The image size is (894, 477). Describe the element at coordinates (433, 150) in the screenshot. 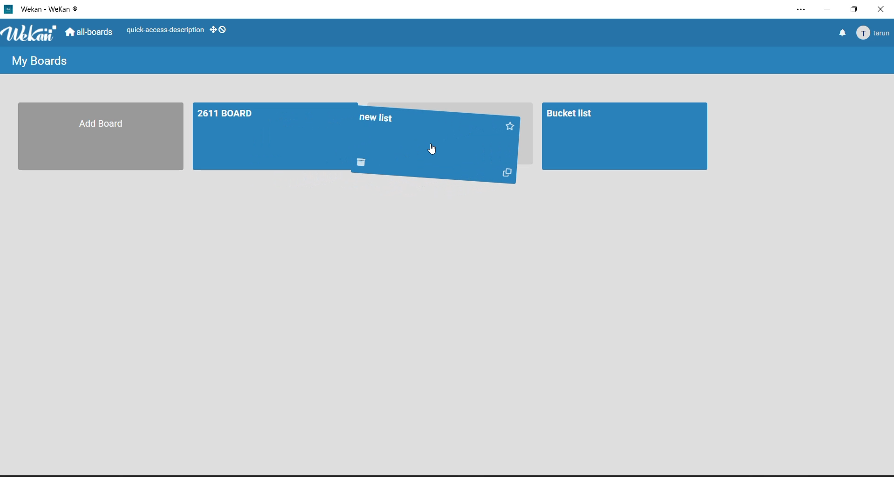

I see `cursor` at that location.